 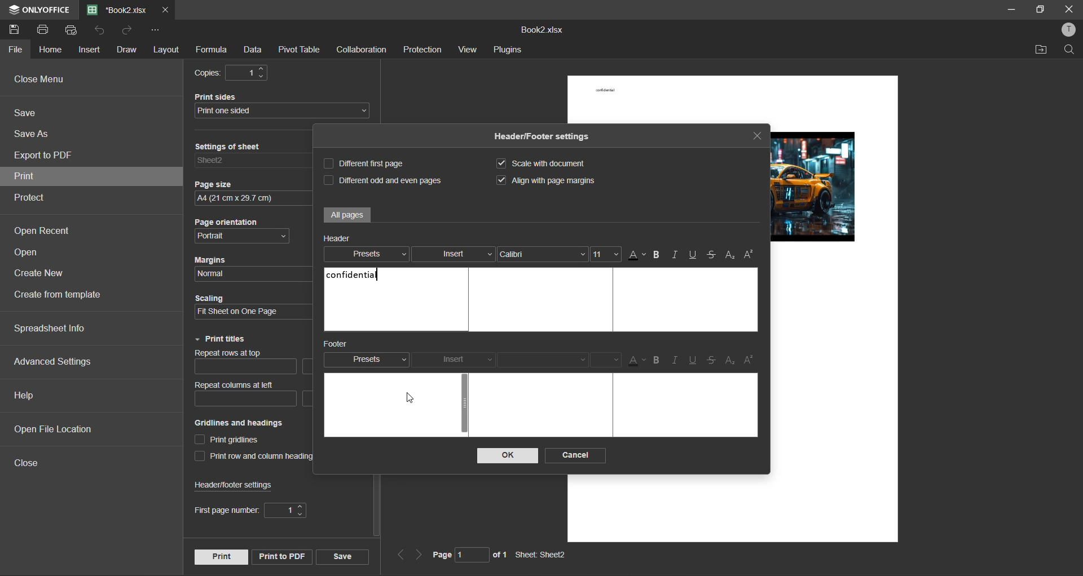 What do you see at coordinates (240, 423) in the screenshot?
I see `Gridlines and headings` at bounding box center [240, 423].